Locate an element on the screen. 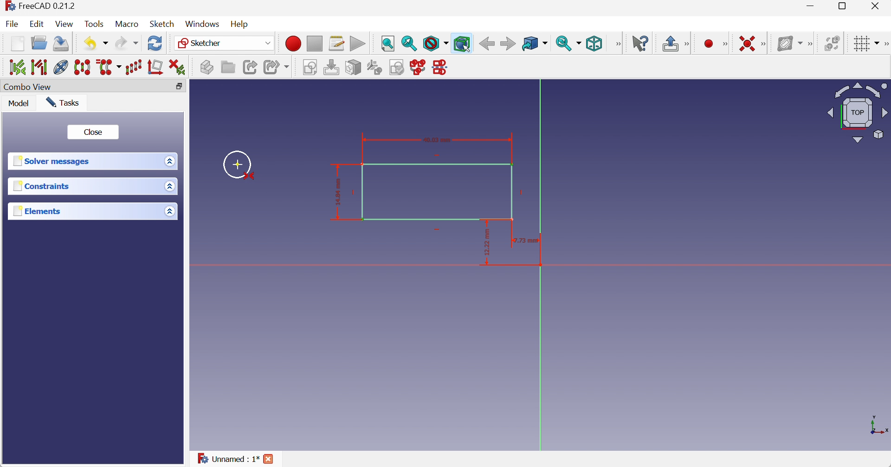 The image size is (891, 467). Switch virtual space is located at coordinates (832, 43).